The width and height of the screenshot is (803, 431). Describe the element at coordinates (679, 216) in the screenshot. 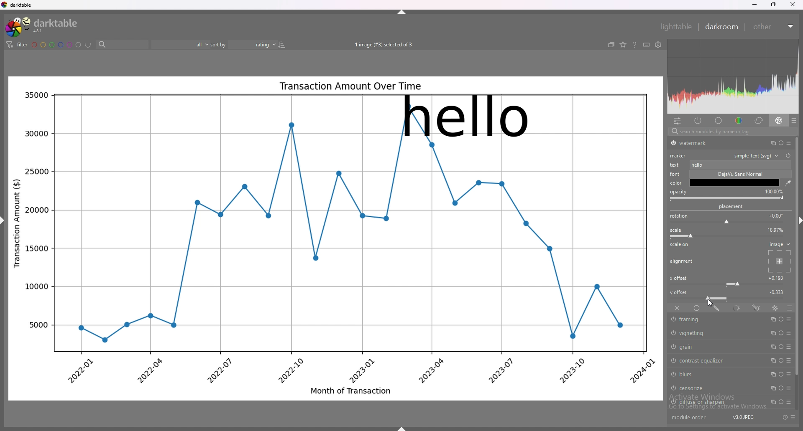

I see `roation` at that location.